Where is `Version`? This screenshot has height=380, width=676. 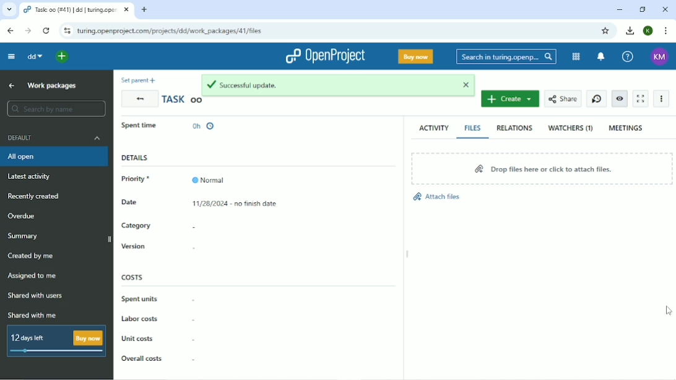 Version is located at coordinates (133, 246).